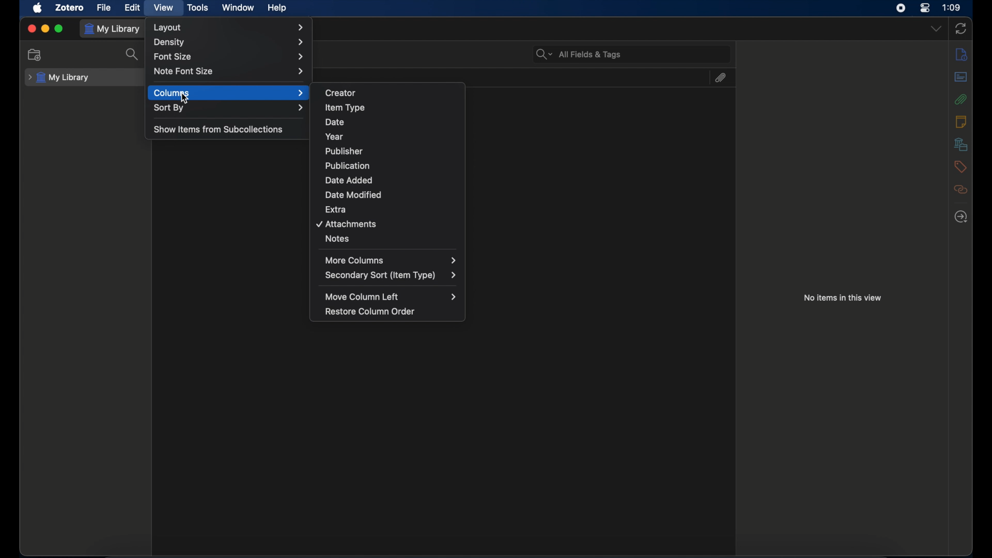 The image size is (992, 558). Describe the element at coordinates (345, 107) in the screenshot. I see `item type` at that location.